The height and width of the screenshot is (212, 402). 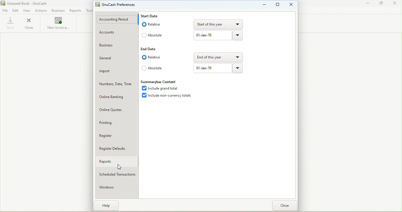 I want to click on help, so click(x=108, y=205).